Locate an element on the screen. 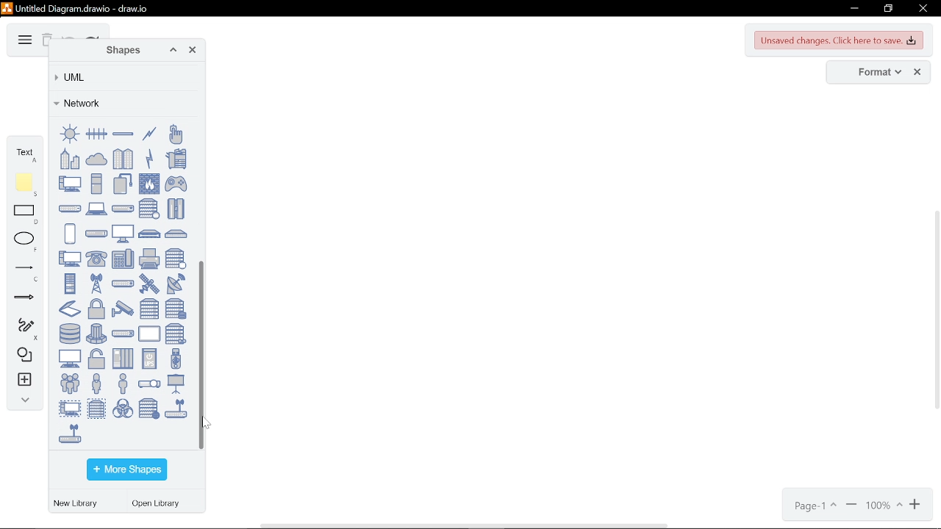 Image resolution: width=941 pixels, height=529 pixels. UPS enterprise is located at coordinates (123, 359).